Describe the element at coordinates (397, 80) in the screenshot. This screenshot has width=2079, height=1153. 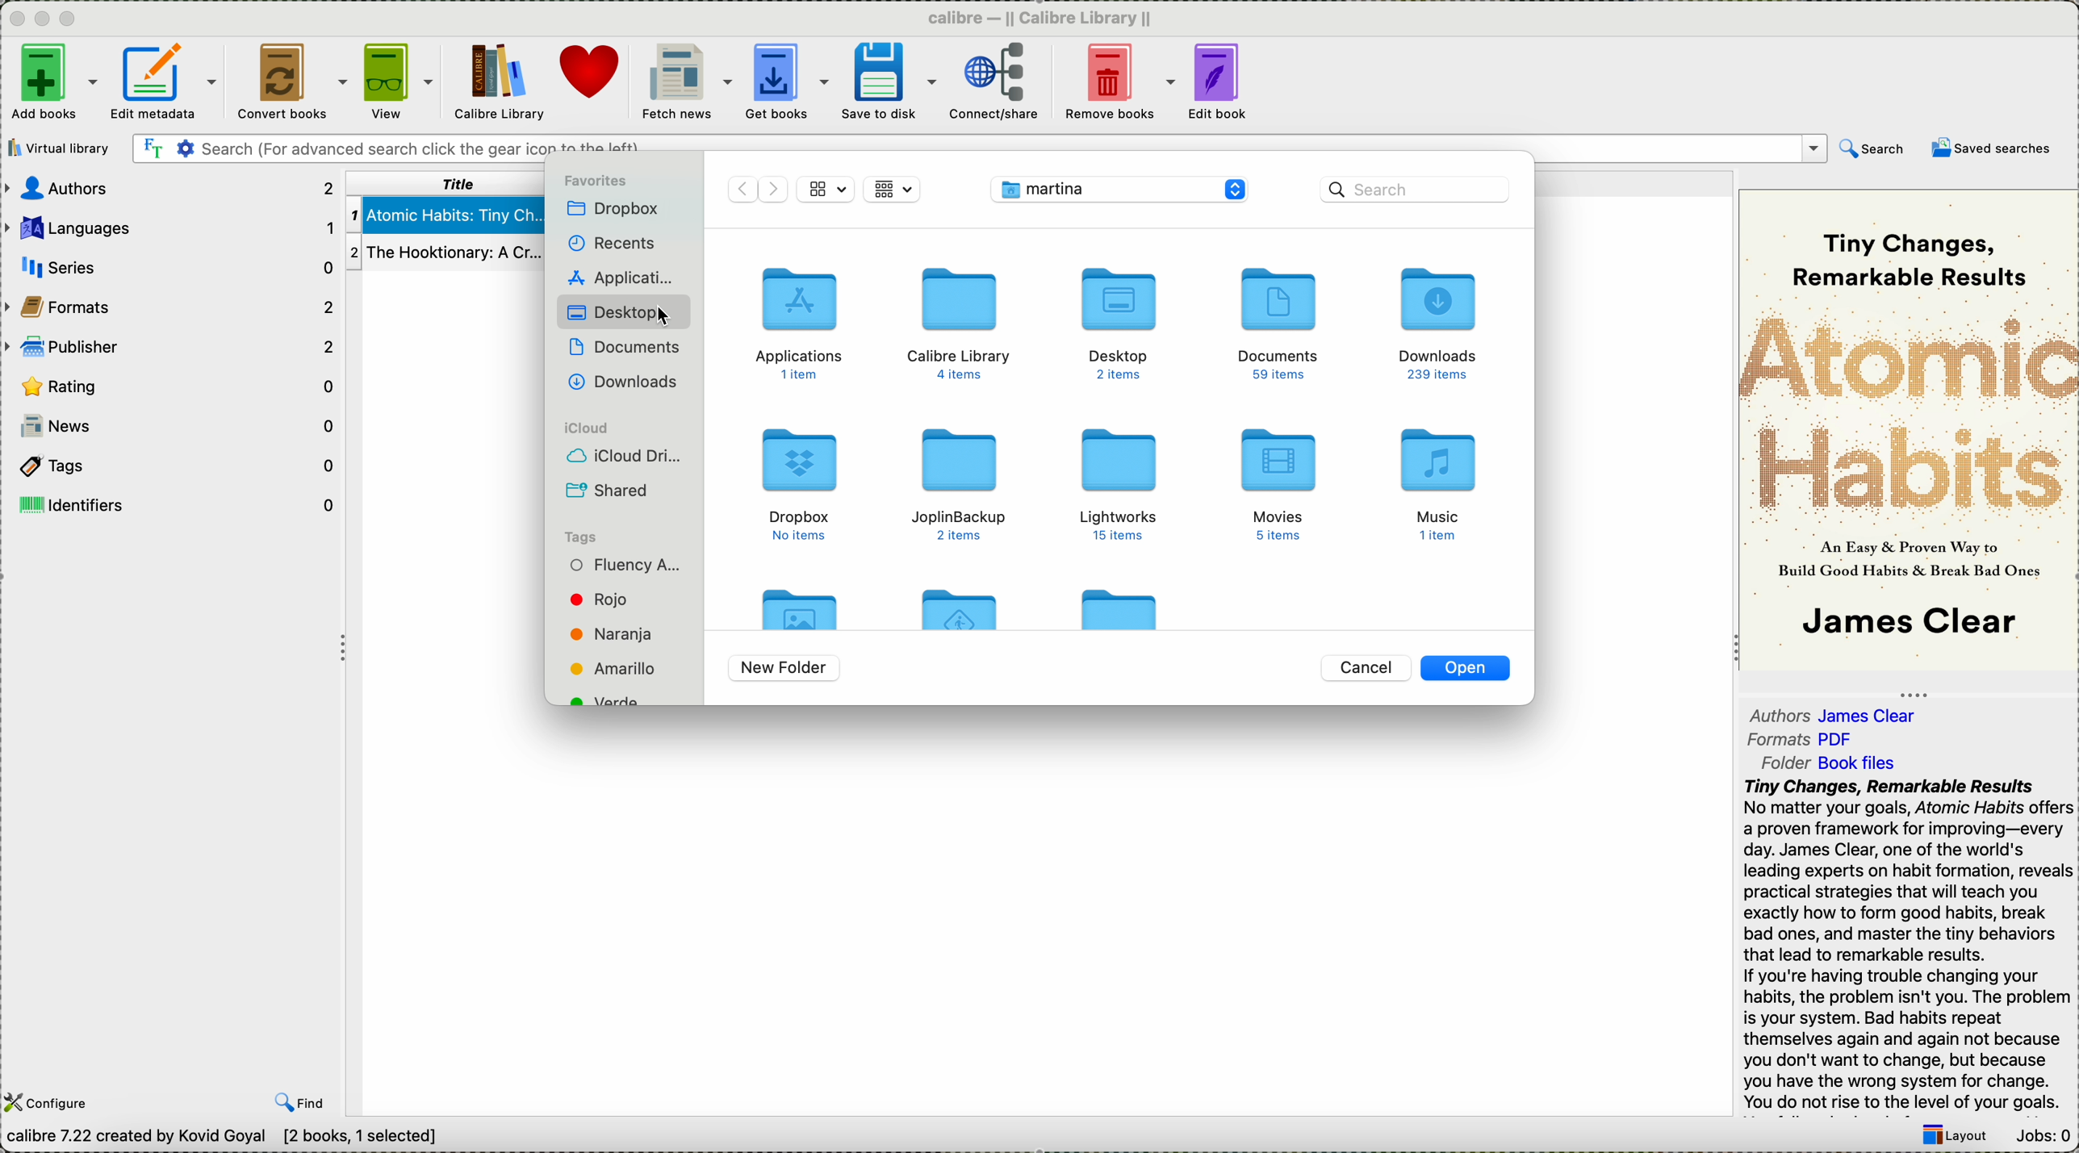
I see `view` at that location.